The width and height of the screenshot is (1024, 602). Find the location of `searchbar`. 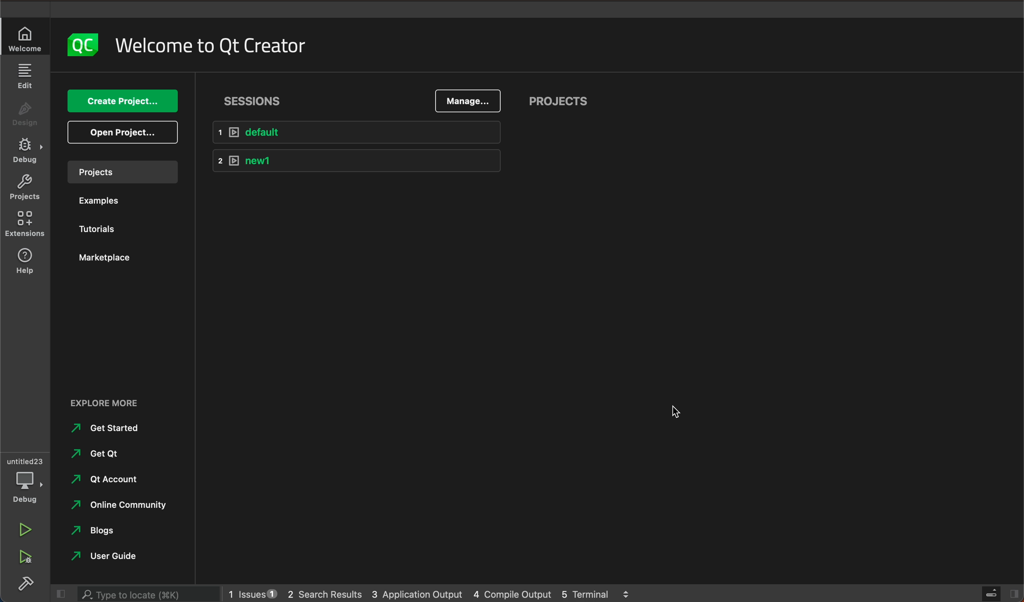

searchbar is located at coordinates (145, 593).